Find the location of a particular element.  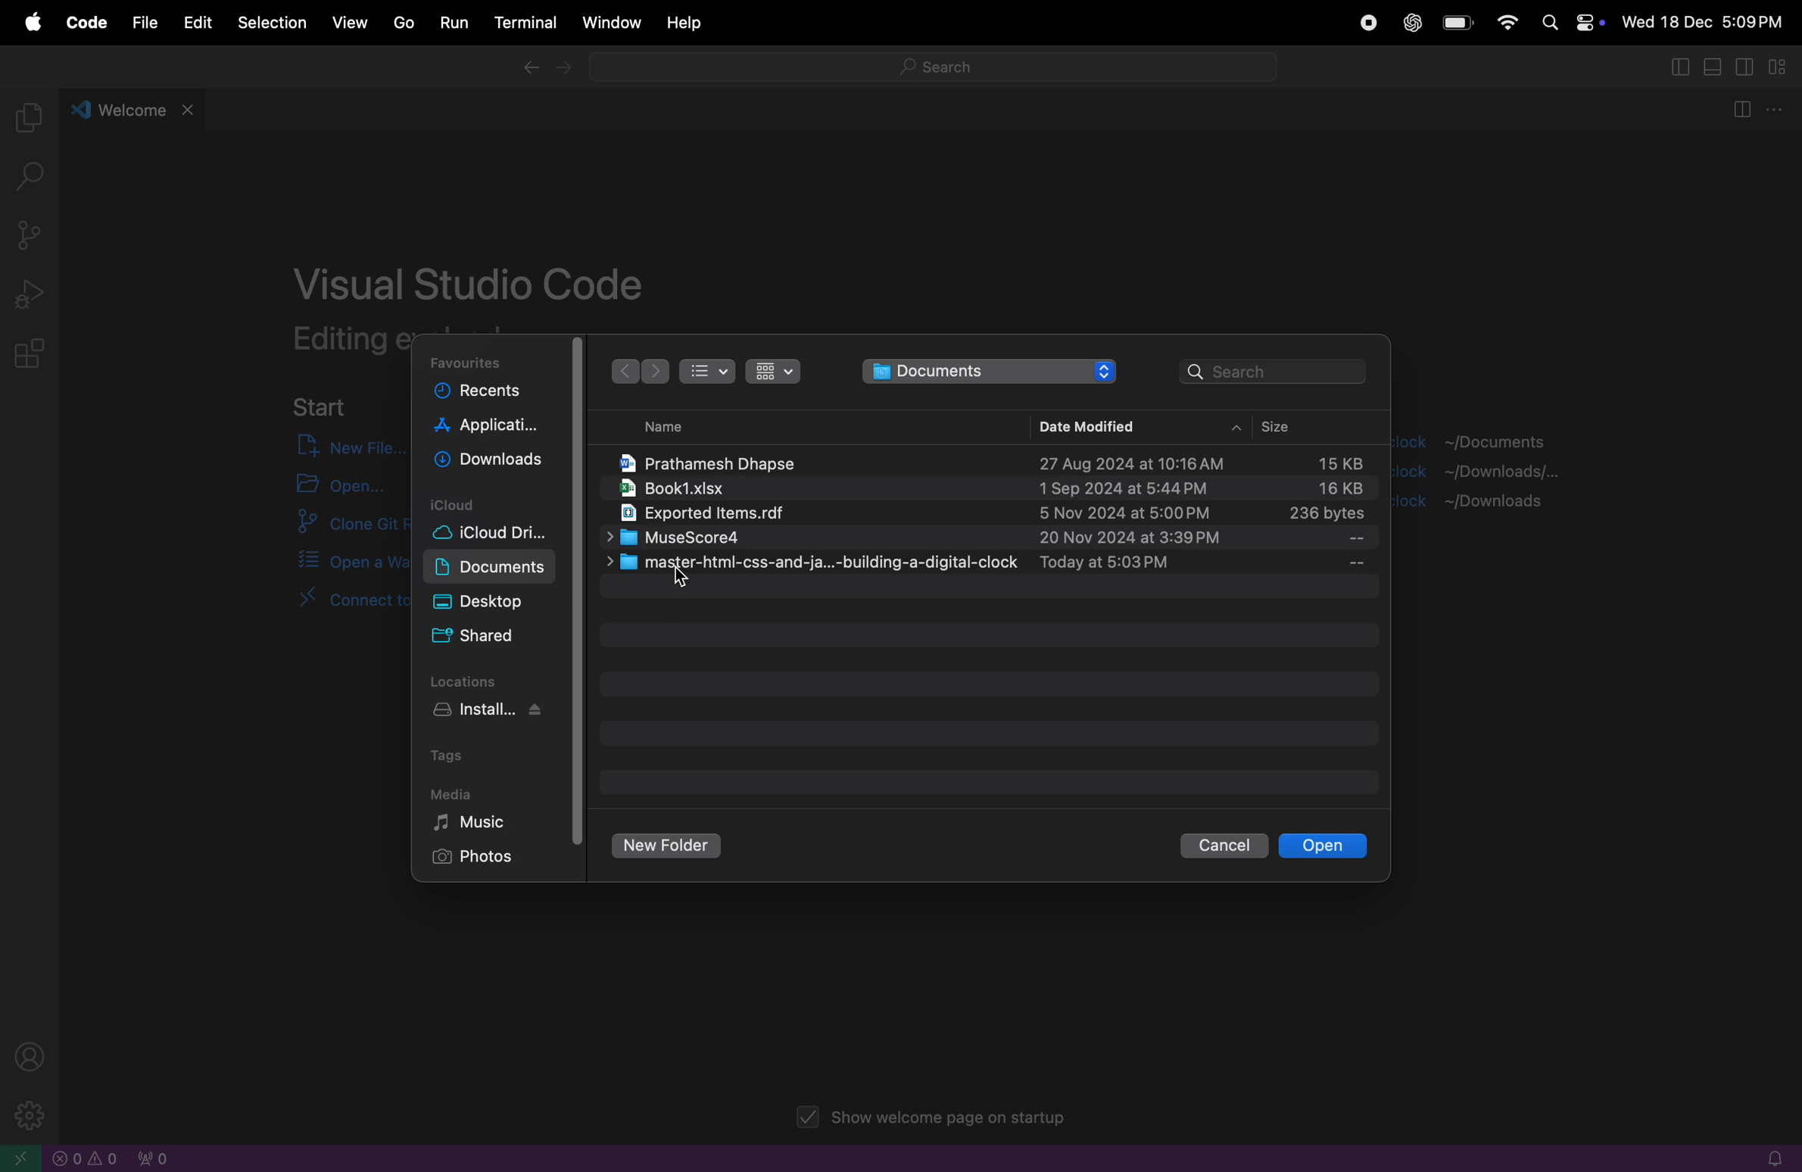

sort icons is located at coordinates (772, 370).